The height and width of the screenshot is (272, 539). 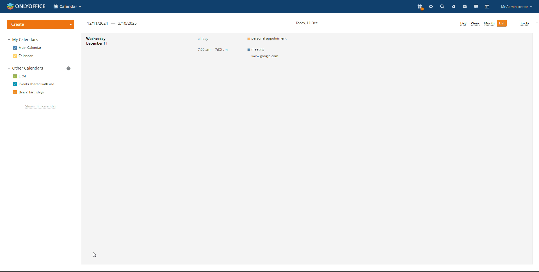 I want to click on talk, so click(x=476, y=6).